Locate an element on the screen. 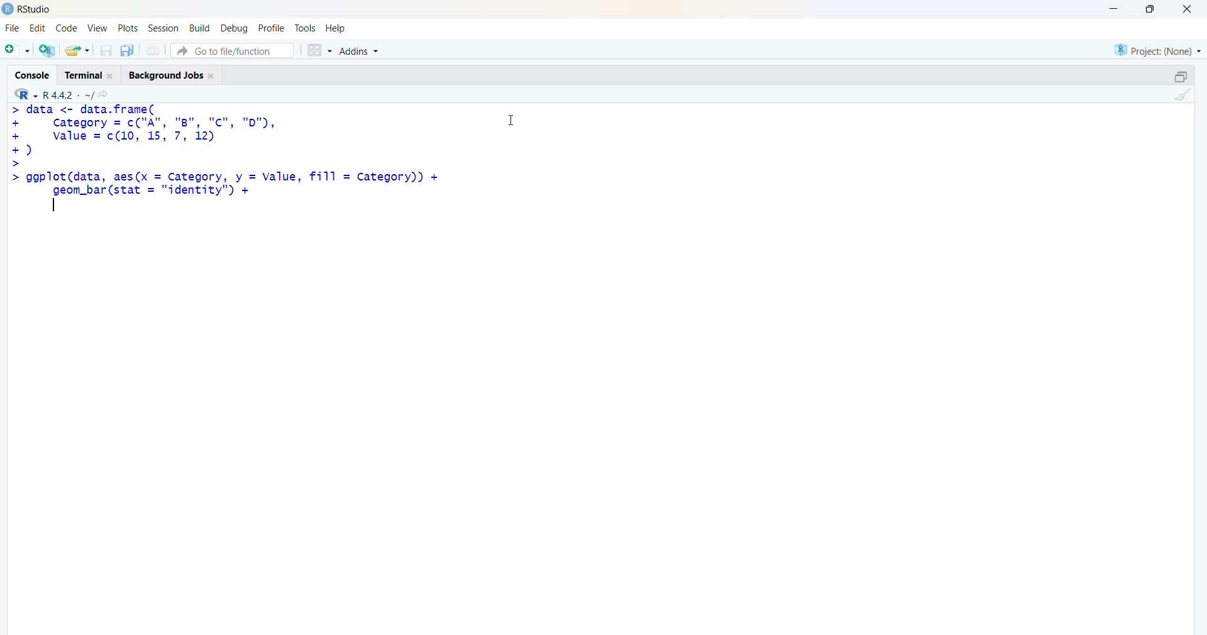 The height and width of the screenshot is (635, 1207). code - > data <- data.frame(+ category = c("A", "B", "Cc", "D"),+ value = c(10 12)© asic>> ggplot(data, aes(x = Category, y = Value, fill = category)) is located at coordinates (236, 152).